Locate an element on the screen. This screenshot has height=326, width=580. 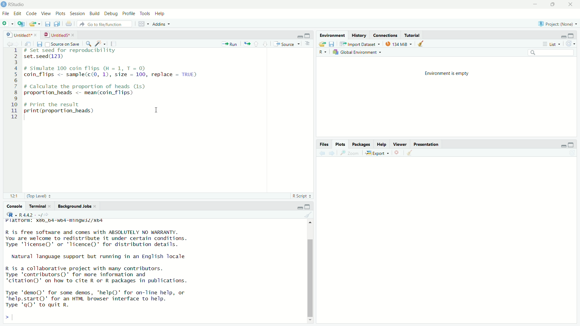
Help is located at coordinates (382, 145).